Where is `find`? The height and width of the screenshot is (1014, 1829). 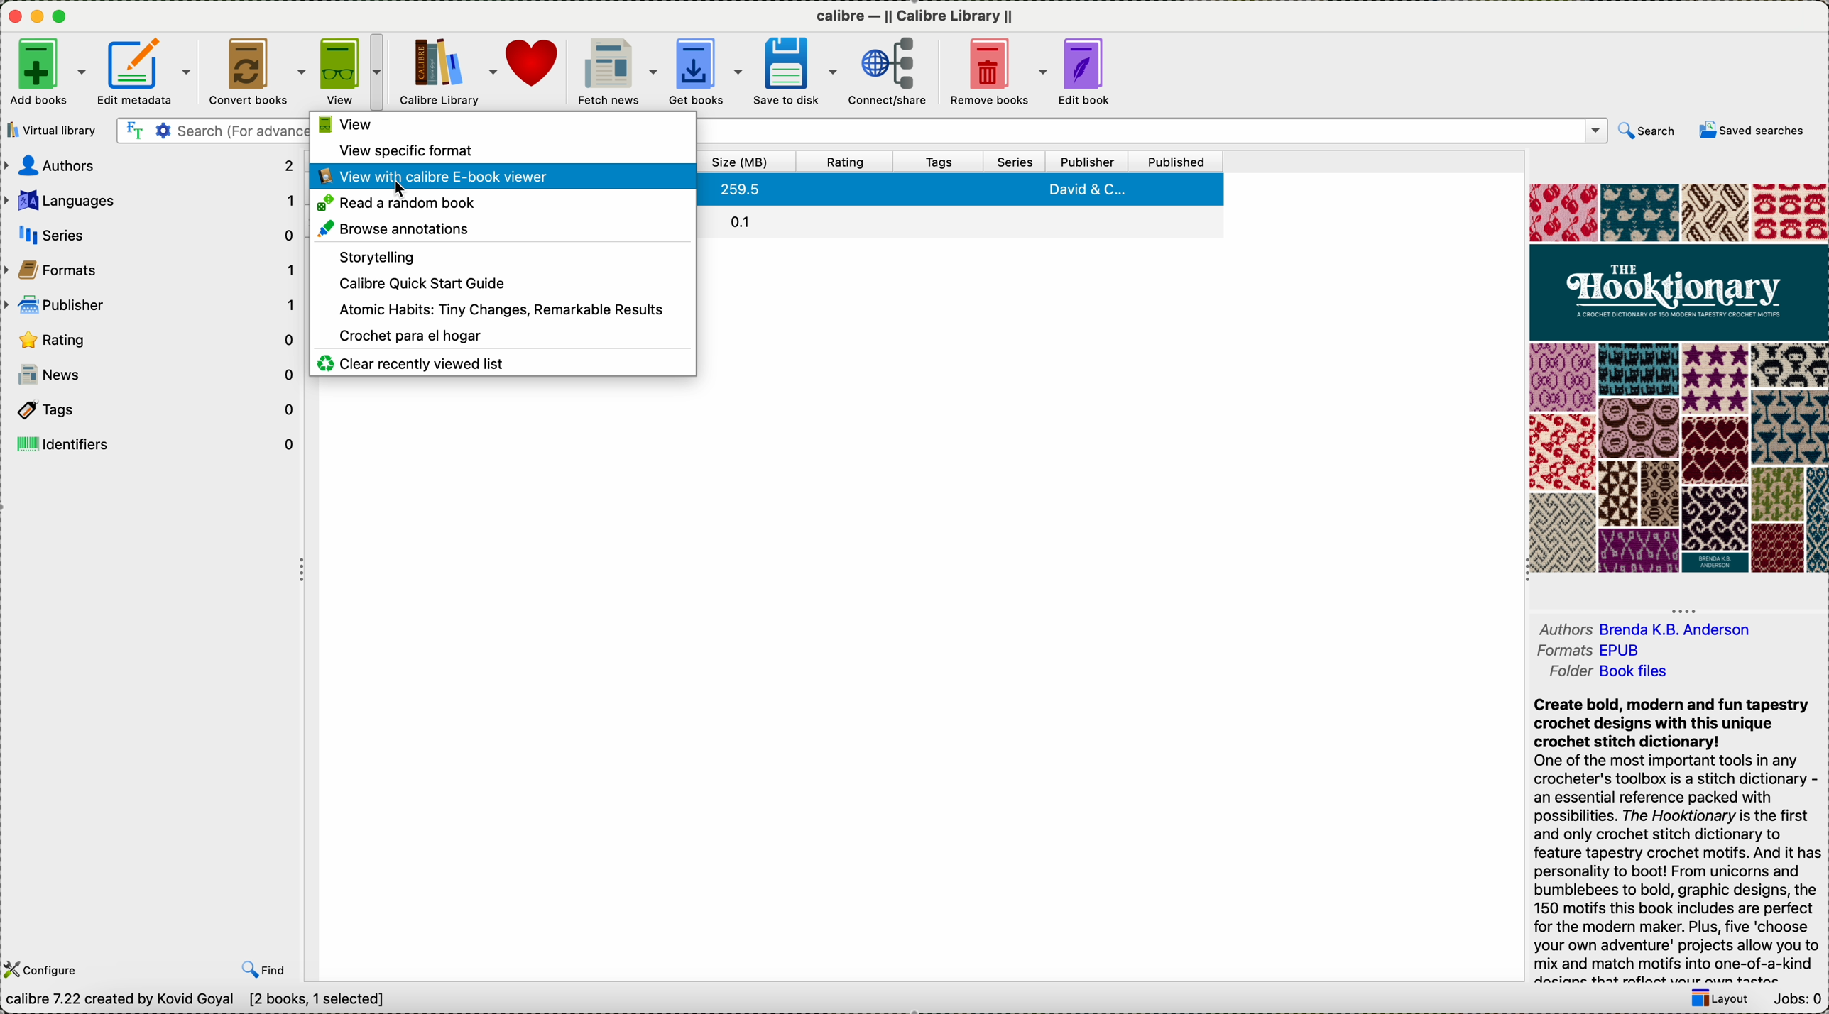
find is located at coordinates (264, 966).